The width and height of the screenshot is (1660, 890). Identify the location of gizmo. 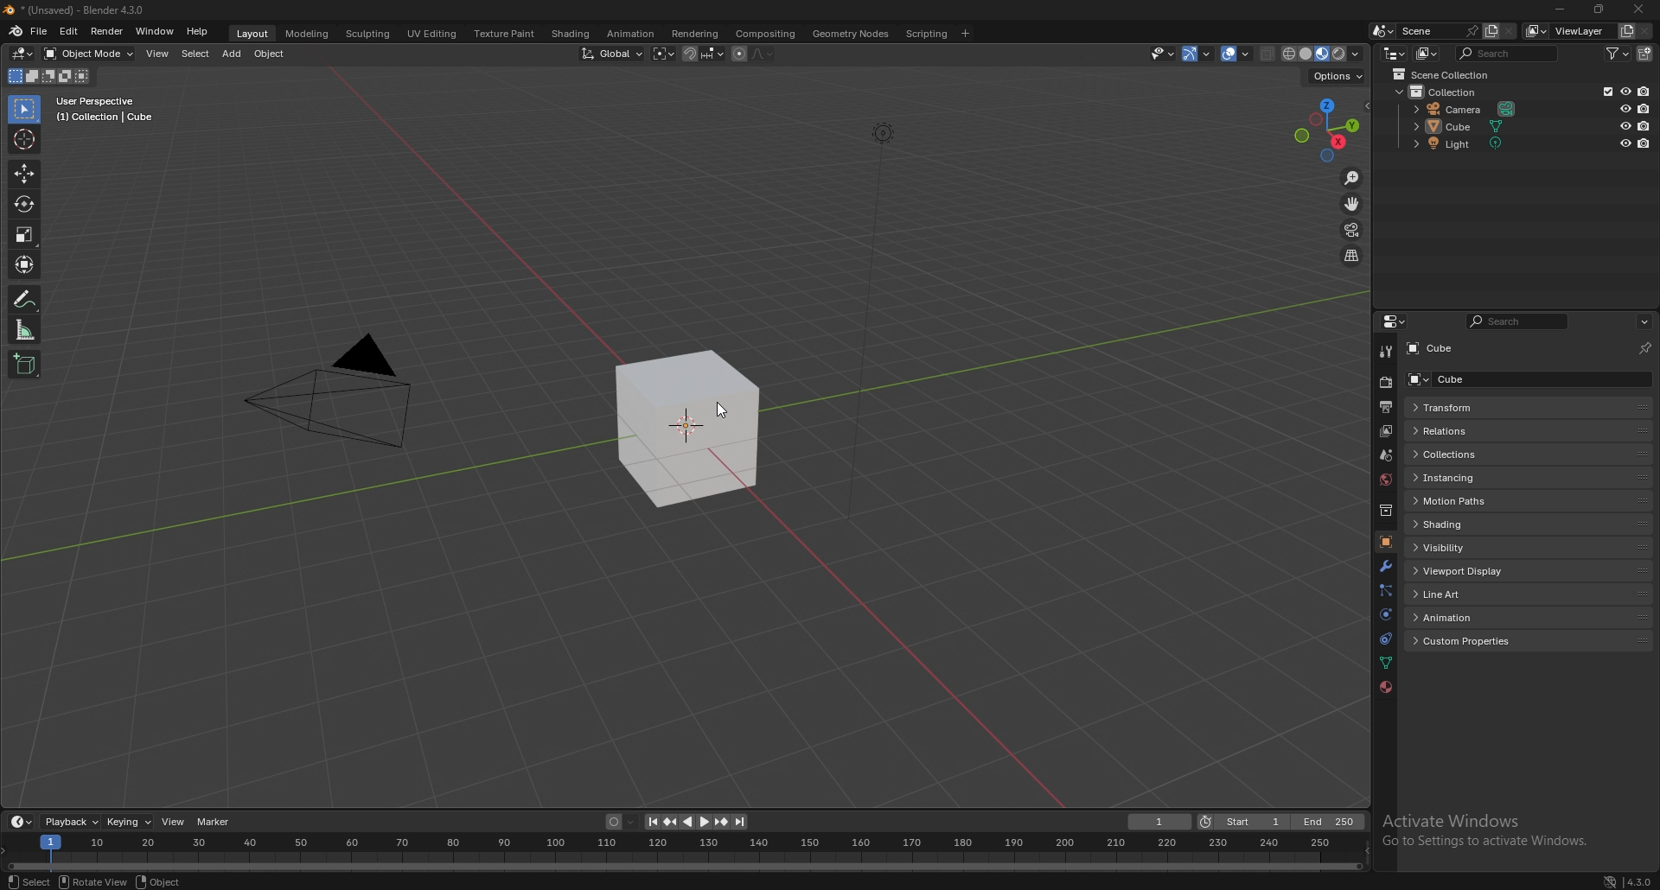
(1199, 54).